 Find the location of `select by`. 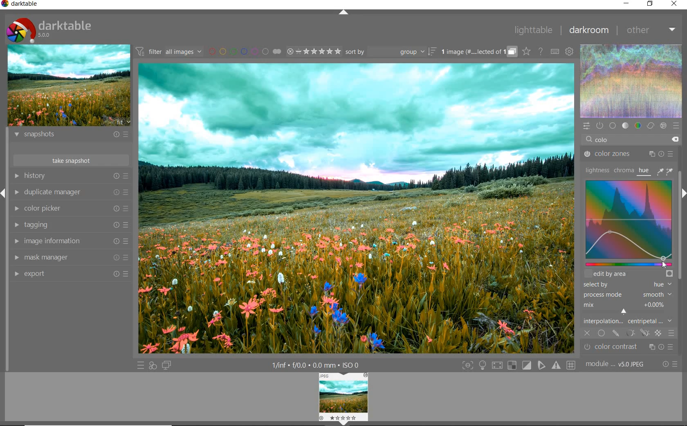

select by is located at coordinates (627, 285).